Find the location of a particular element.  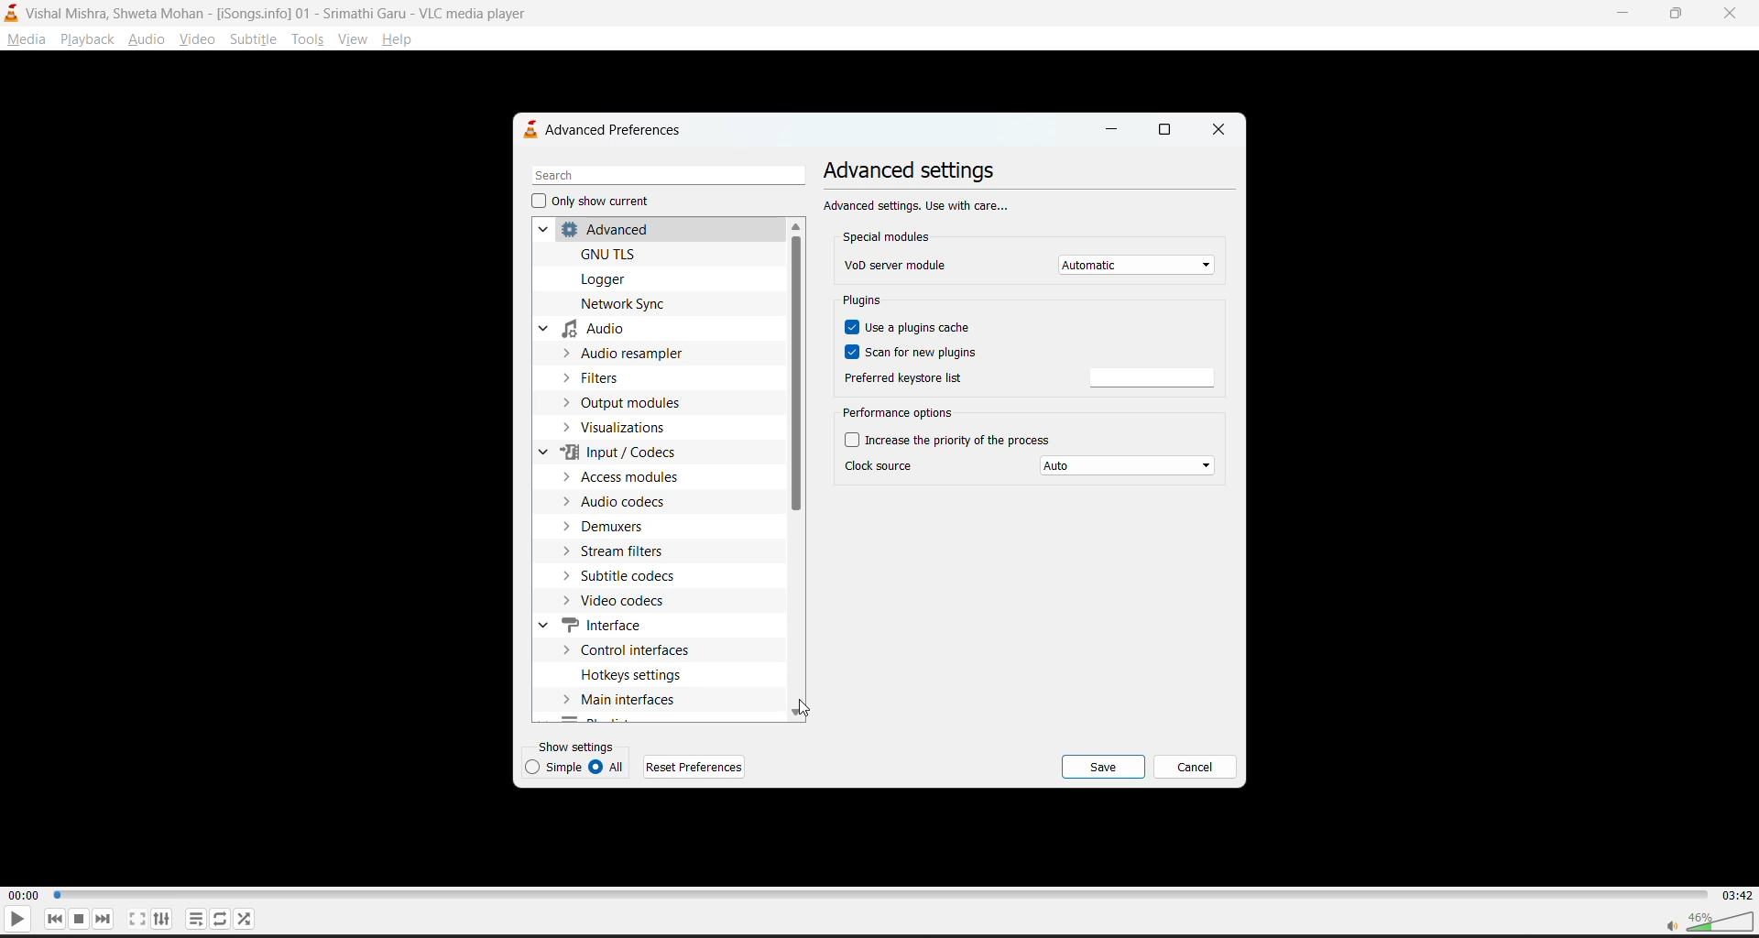

audio codecs is located at coordinates (624, 502).